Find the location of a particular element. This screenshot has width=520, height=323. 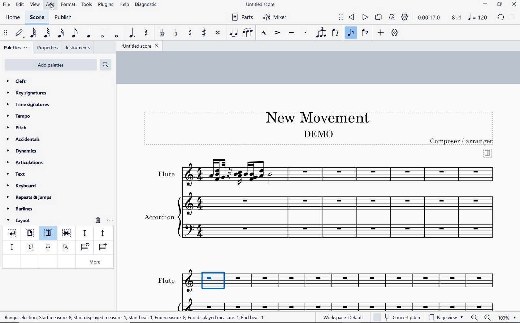

clefs is located at coordinates (17, 81).